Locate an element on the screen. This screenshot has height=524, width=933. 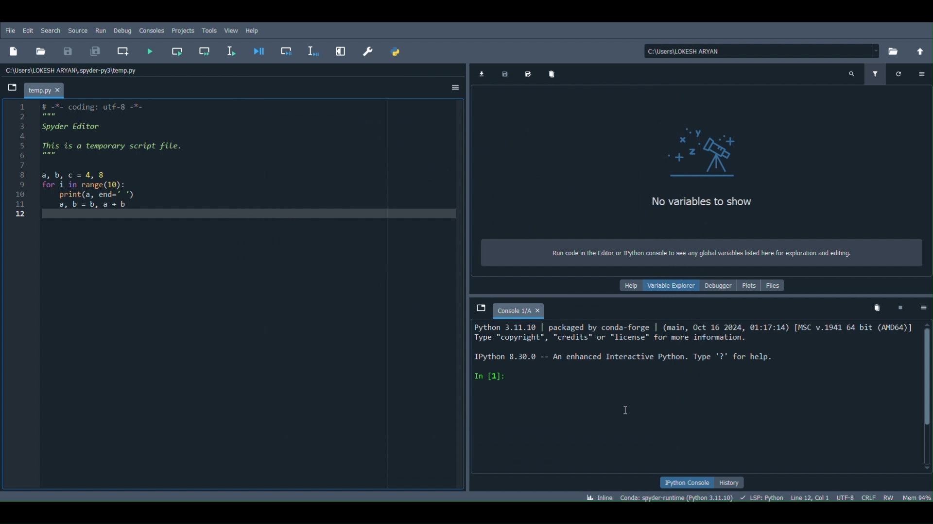
Edit is located at coordinates (29, 30).